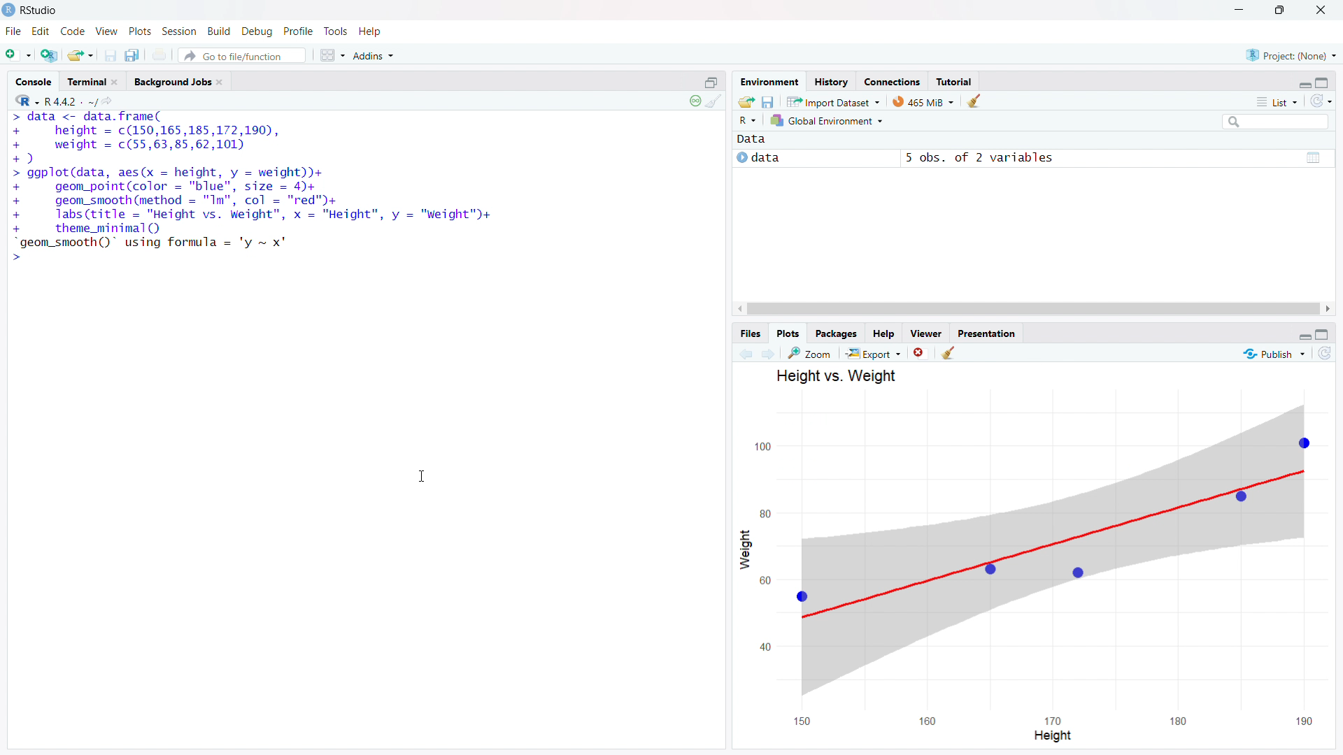 Image resolution: width=1343 pixels, height=755 pixels. Describe the element at coordinates (1274, 121) in the screenshot. I see `search` at that location.